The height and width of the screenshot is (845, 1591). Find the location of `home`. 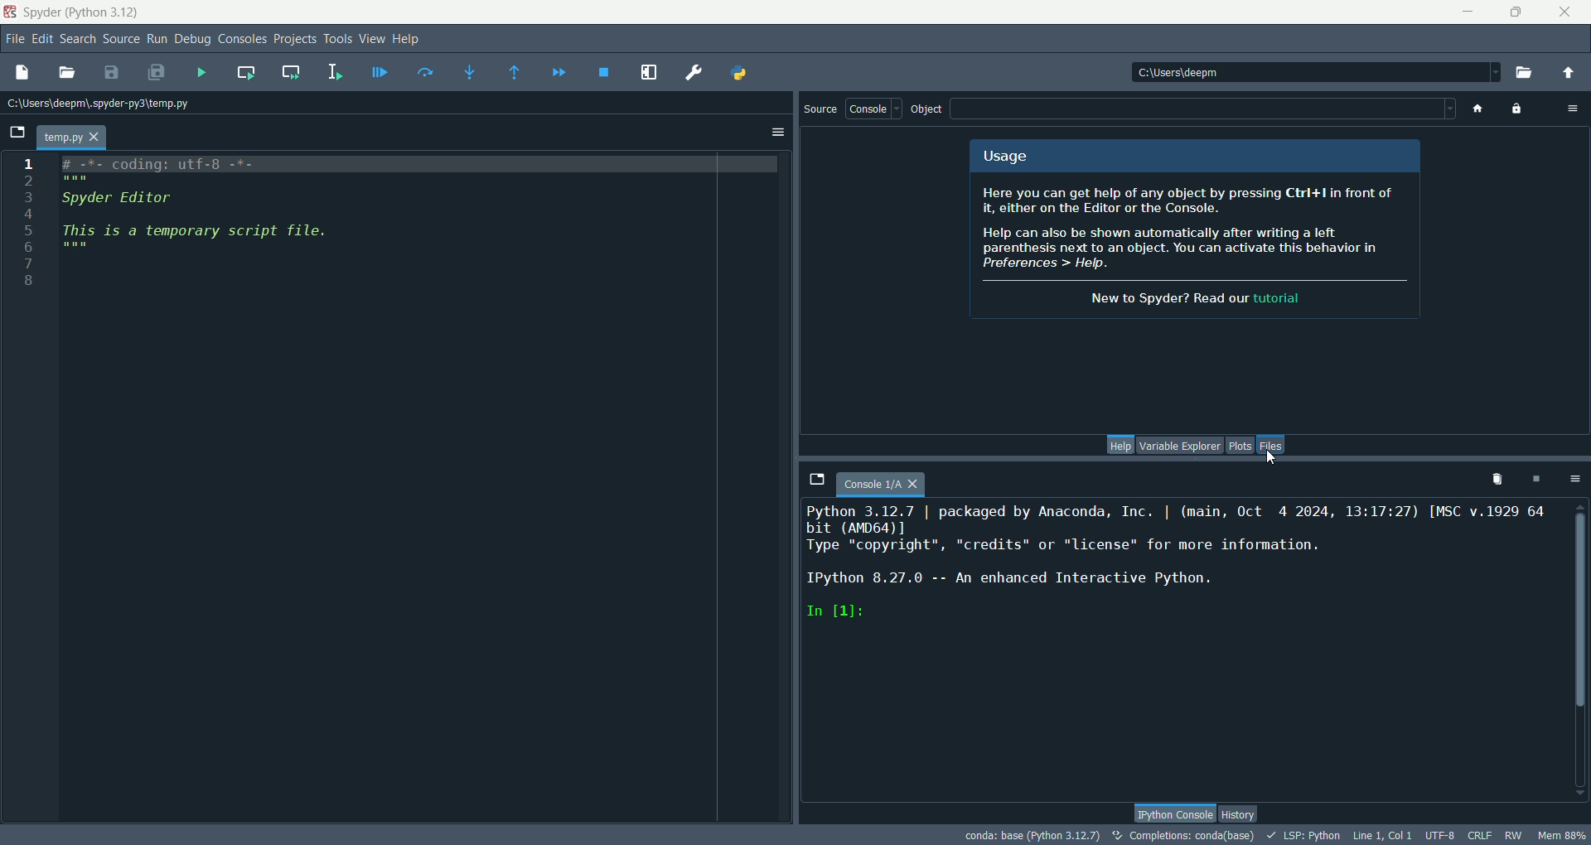

home is located at coordinates (1476, 110).